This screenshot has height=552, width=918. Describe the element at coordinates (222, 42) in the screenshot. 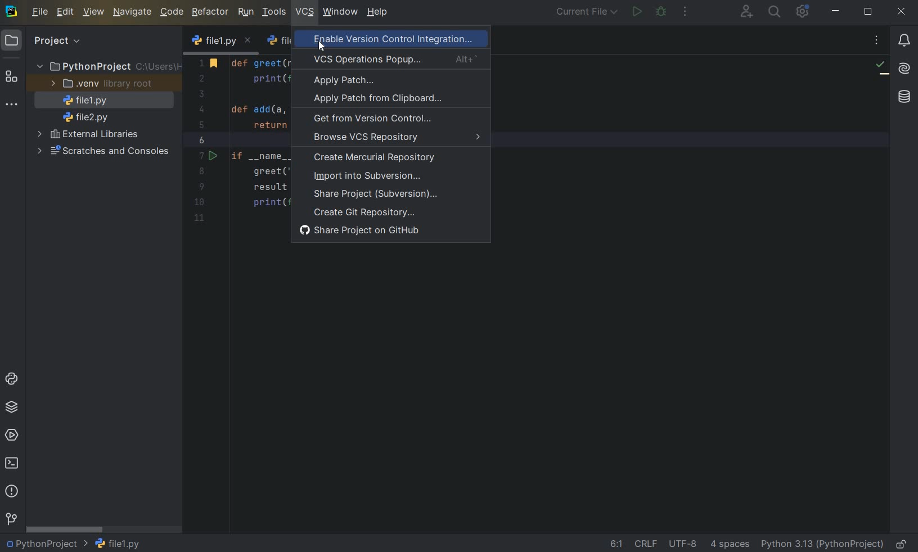

I see `file name 1` at that location.